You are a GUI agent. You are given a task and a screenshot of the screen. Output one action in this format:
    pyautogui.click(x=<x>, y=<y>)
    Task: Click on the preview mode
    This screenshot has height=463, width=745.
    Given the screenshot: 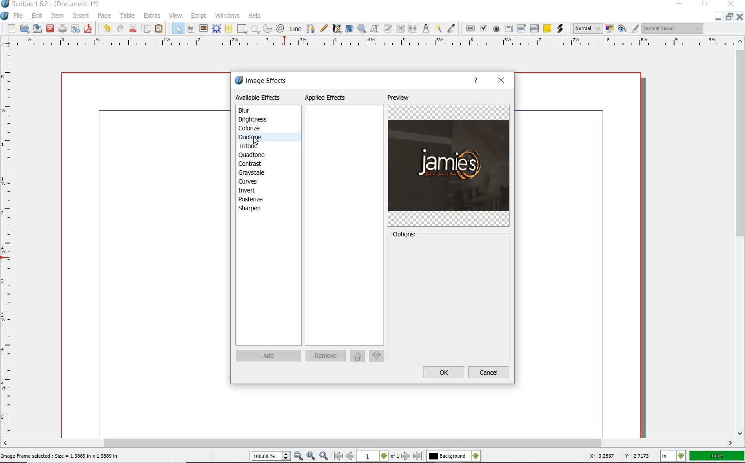 What is the action you would take?
    pyautogui.click(x=628, y=29)
    